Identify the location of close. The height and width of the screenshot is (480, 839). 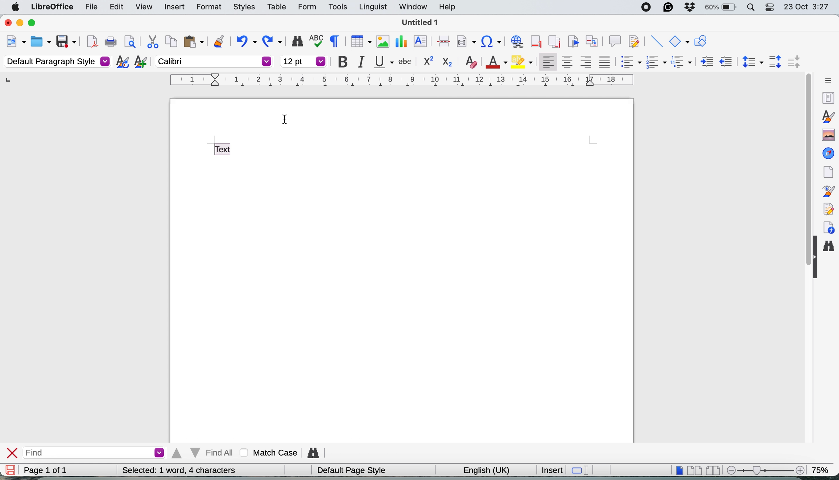
(13, 452).